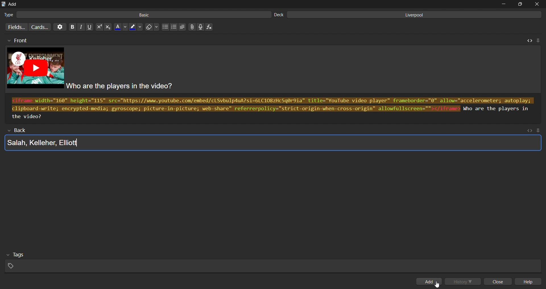  What do you see at coordinates (40, 27) in the screenshot?
I see `customize card templates` at bounding box center [40, 27].